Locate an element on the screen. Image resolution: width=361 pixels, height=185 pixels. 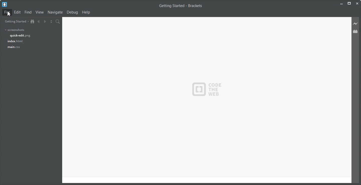
cursor is located at coordinates (9, 14).